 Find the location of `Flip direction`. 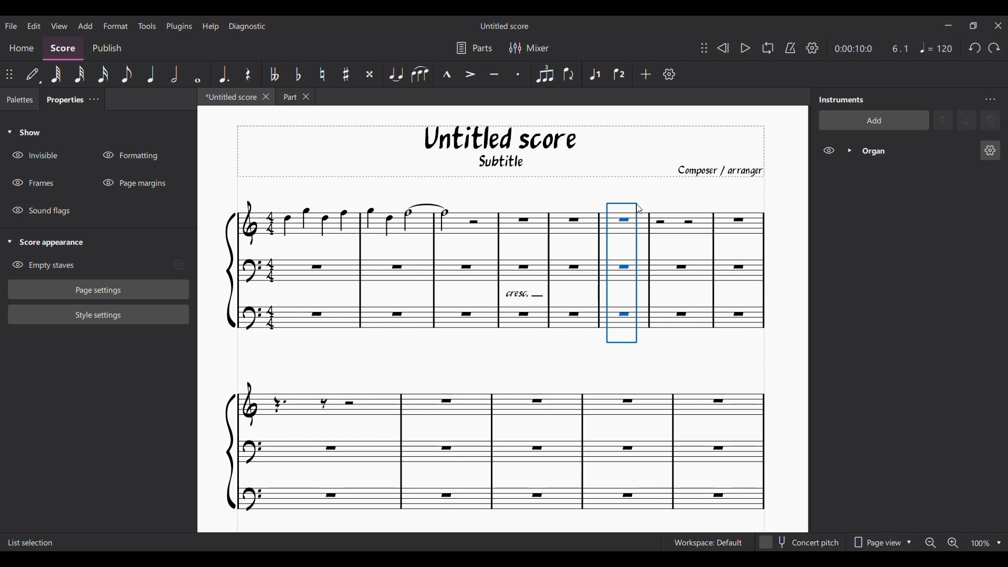

Flip direction is located at coordinates (569, 74).